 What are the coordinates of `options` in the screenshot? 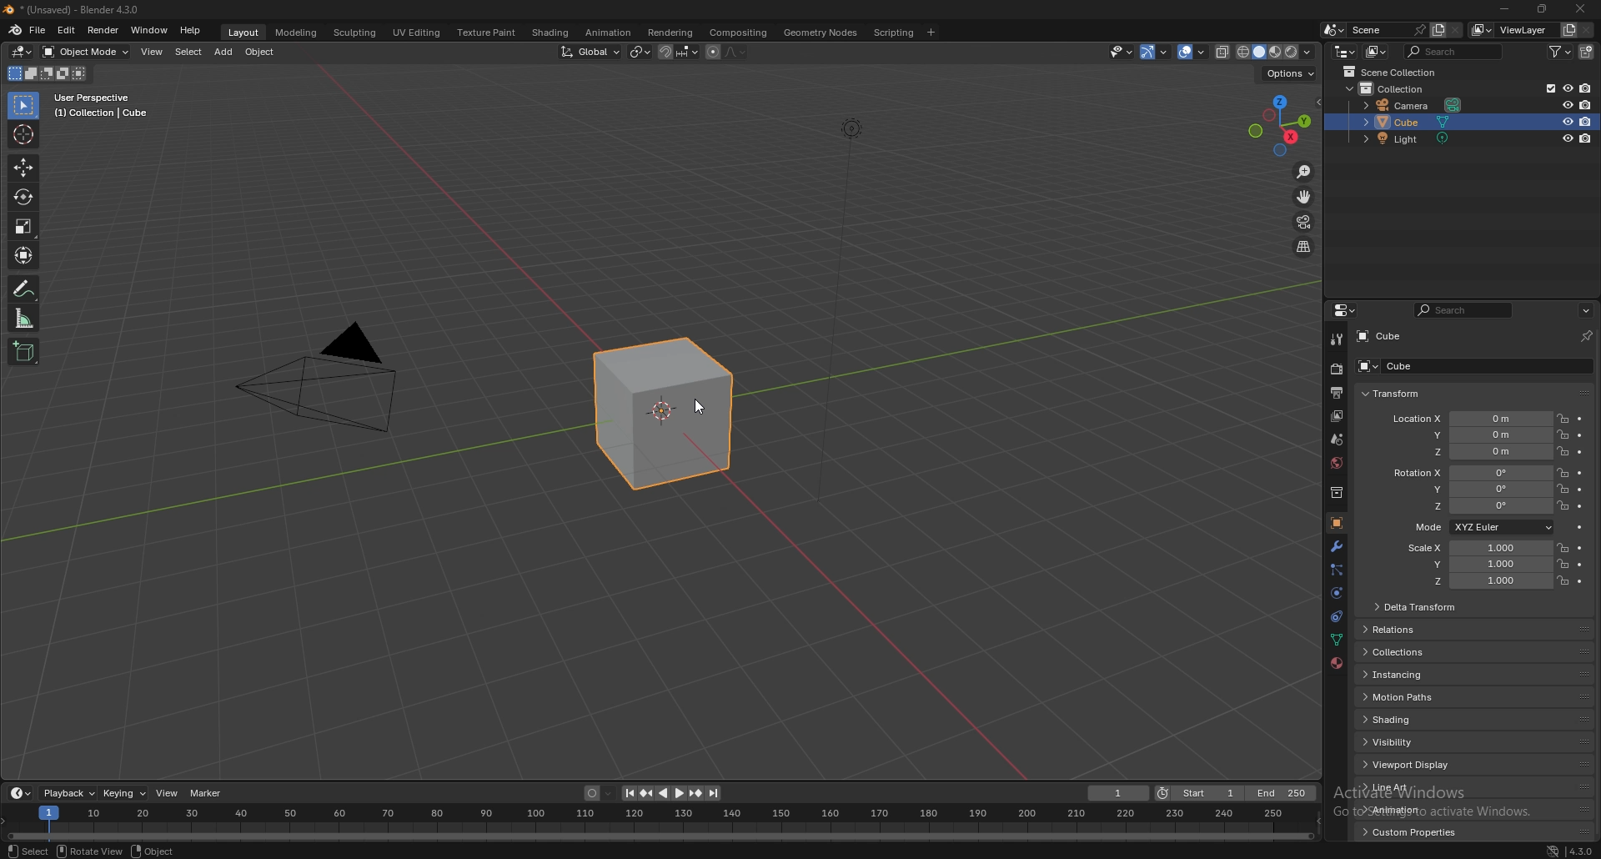 It's located at (1289, 74).